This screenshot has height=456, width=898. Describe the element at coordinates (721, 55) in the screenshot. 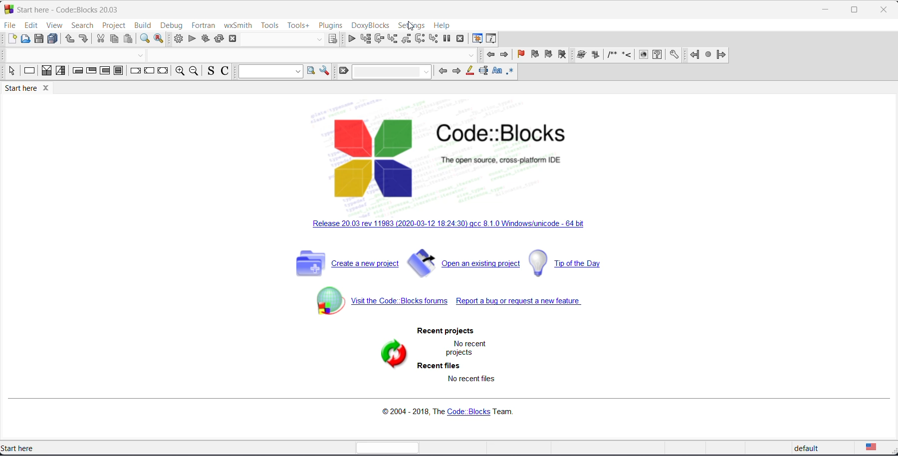

I see `jump forward` at that location.